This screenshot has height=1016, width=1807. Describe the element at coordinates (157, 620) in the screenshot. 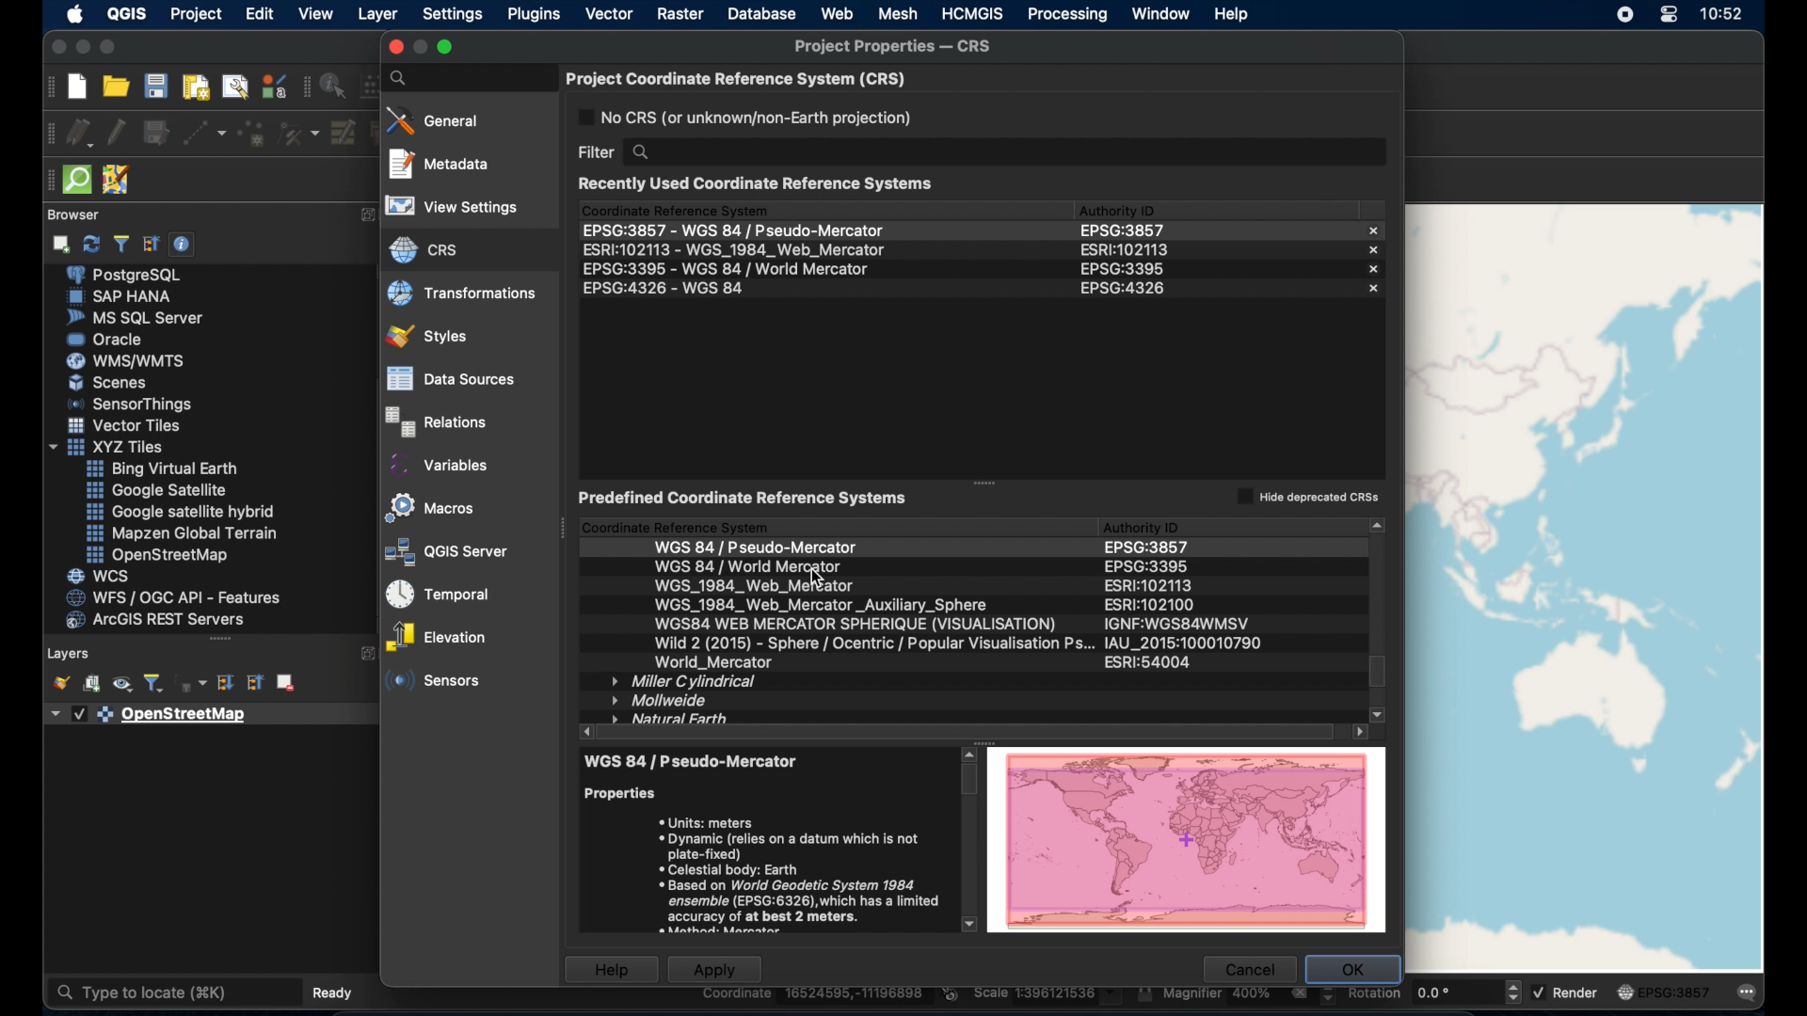

I see `arcGIS server` at that location.